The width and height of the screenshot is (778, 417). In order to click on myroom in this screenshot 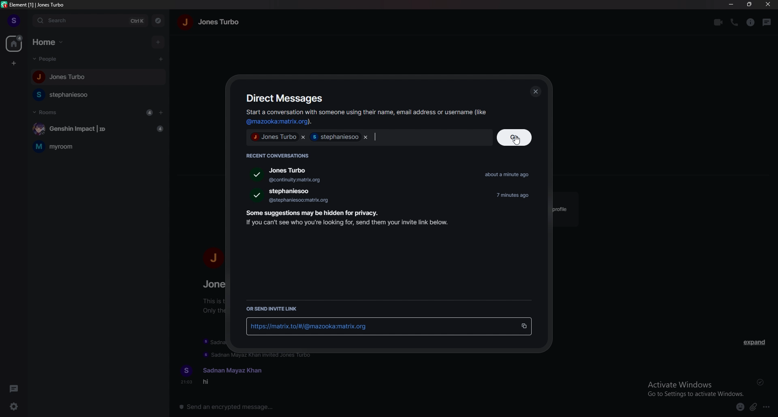, I will do `click(98, 146)`.